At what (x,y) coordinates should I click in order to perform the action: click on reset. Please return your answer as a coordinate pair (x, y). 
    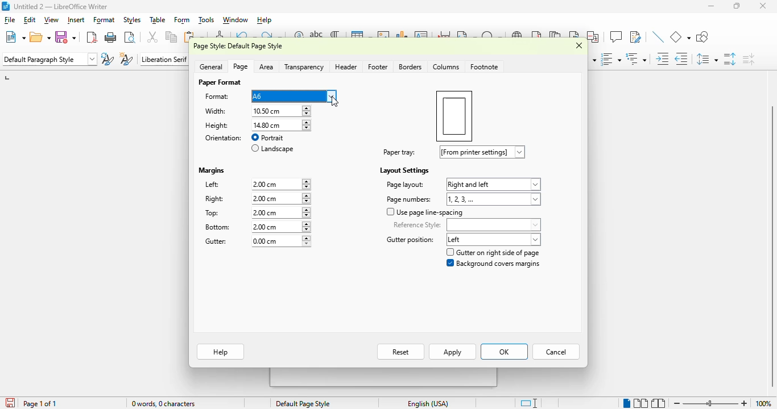
    Looking at the image, I should click on (401, 352).